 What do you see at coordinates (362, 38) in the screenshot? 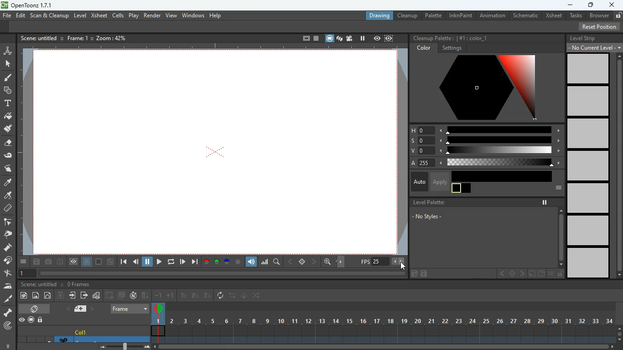
I see `pause` at bounding box center [362, 38].